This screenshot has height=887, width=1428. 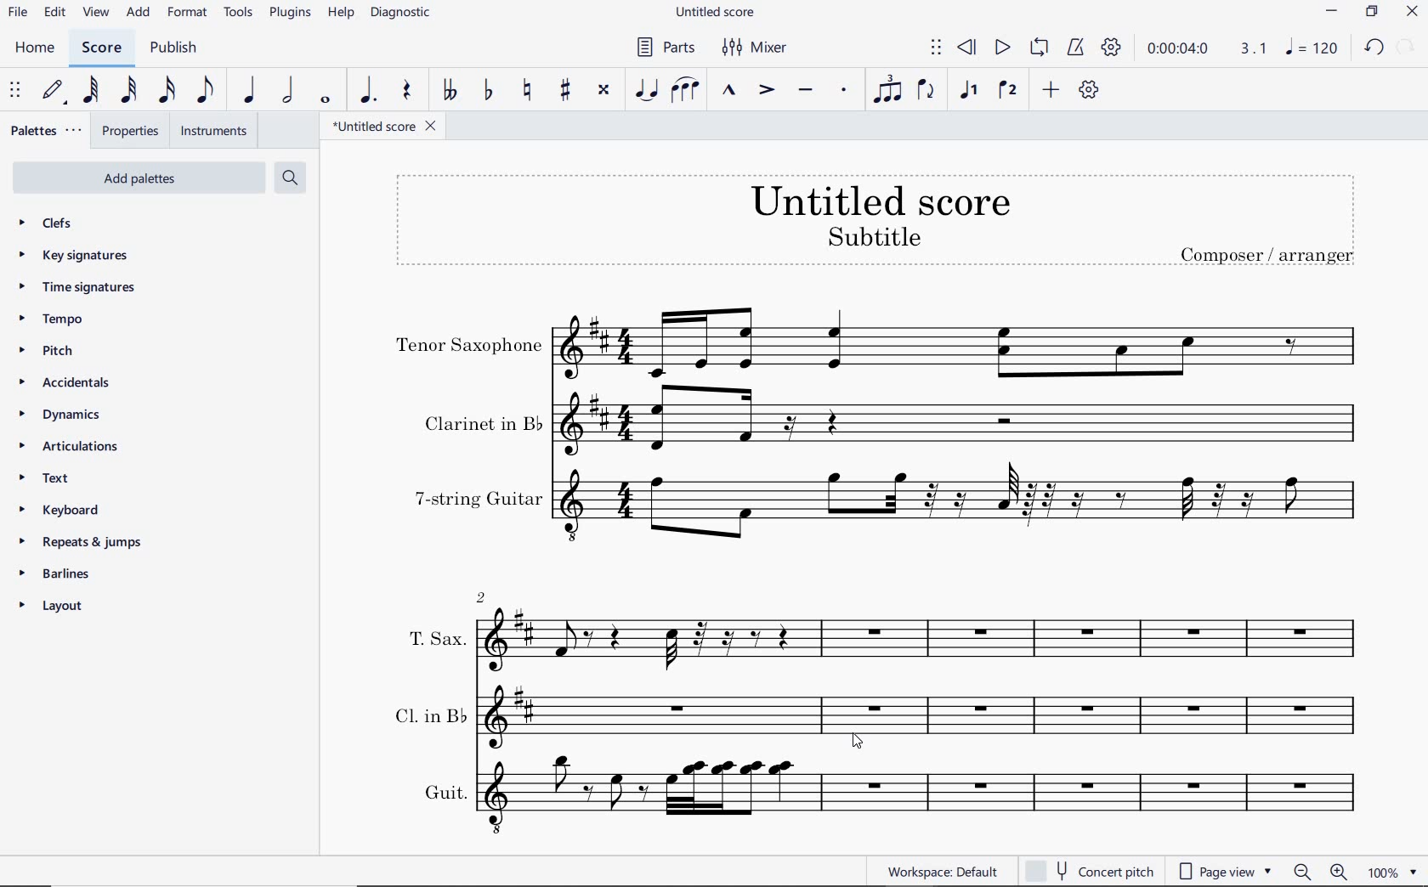 I want to click on HALF NOTE, so click(x=288, y=92).